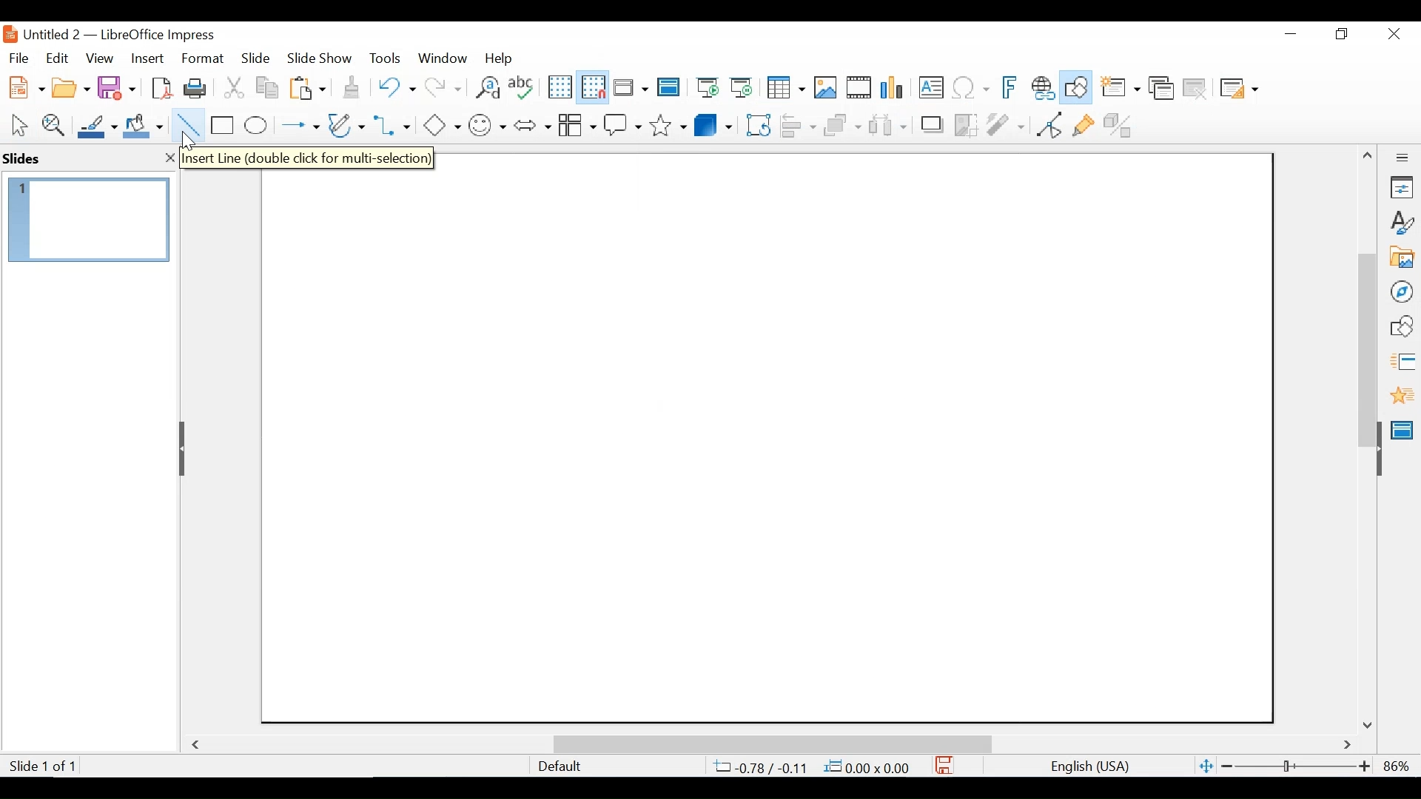  What do you see at coordinates (488, 124) in the screenshot?
I see `Symbol shapes` at bounding box center [488, 124].